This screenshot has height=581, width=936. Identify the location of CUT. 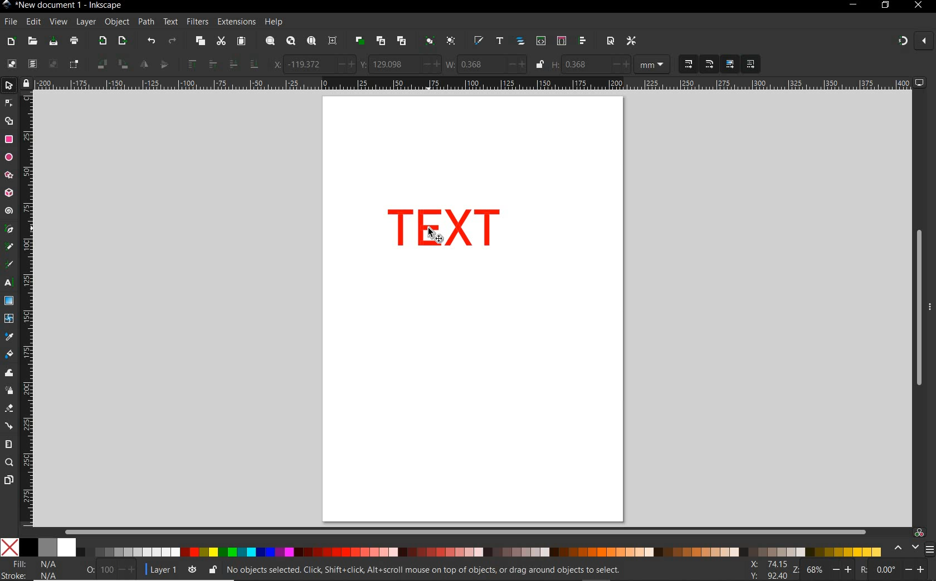
(221, 42).